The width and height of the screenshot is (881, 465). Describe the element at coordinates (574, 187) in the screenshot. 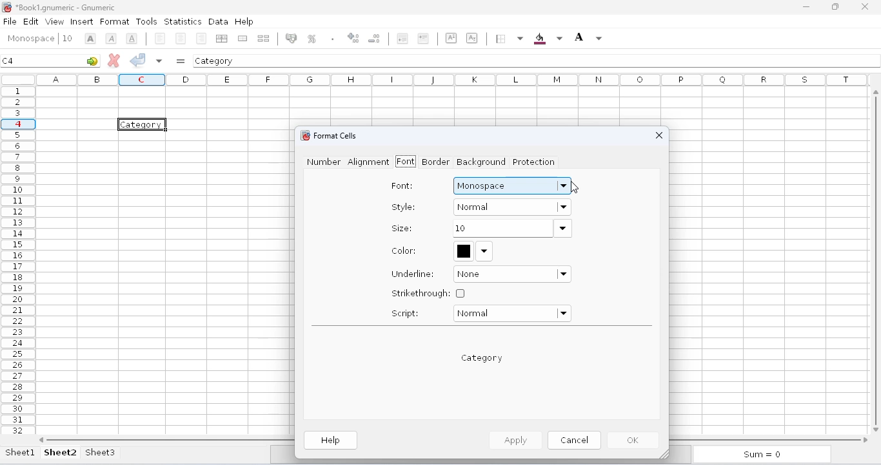

I see `cursor` at that location.